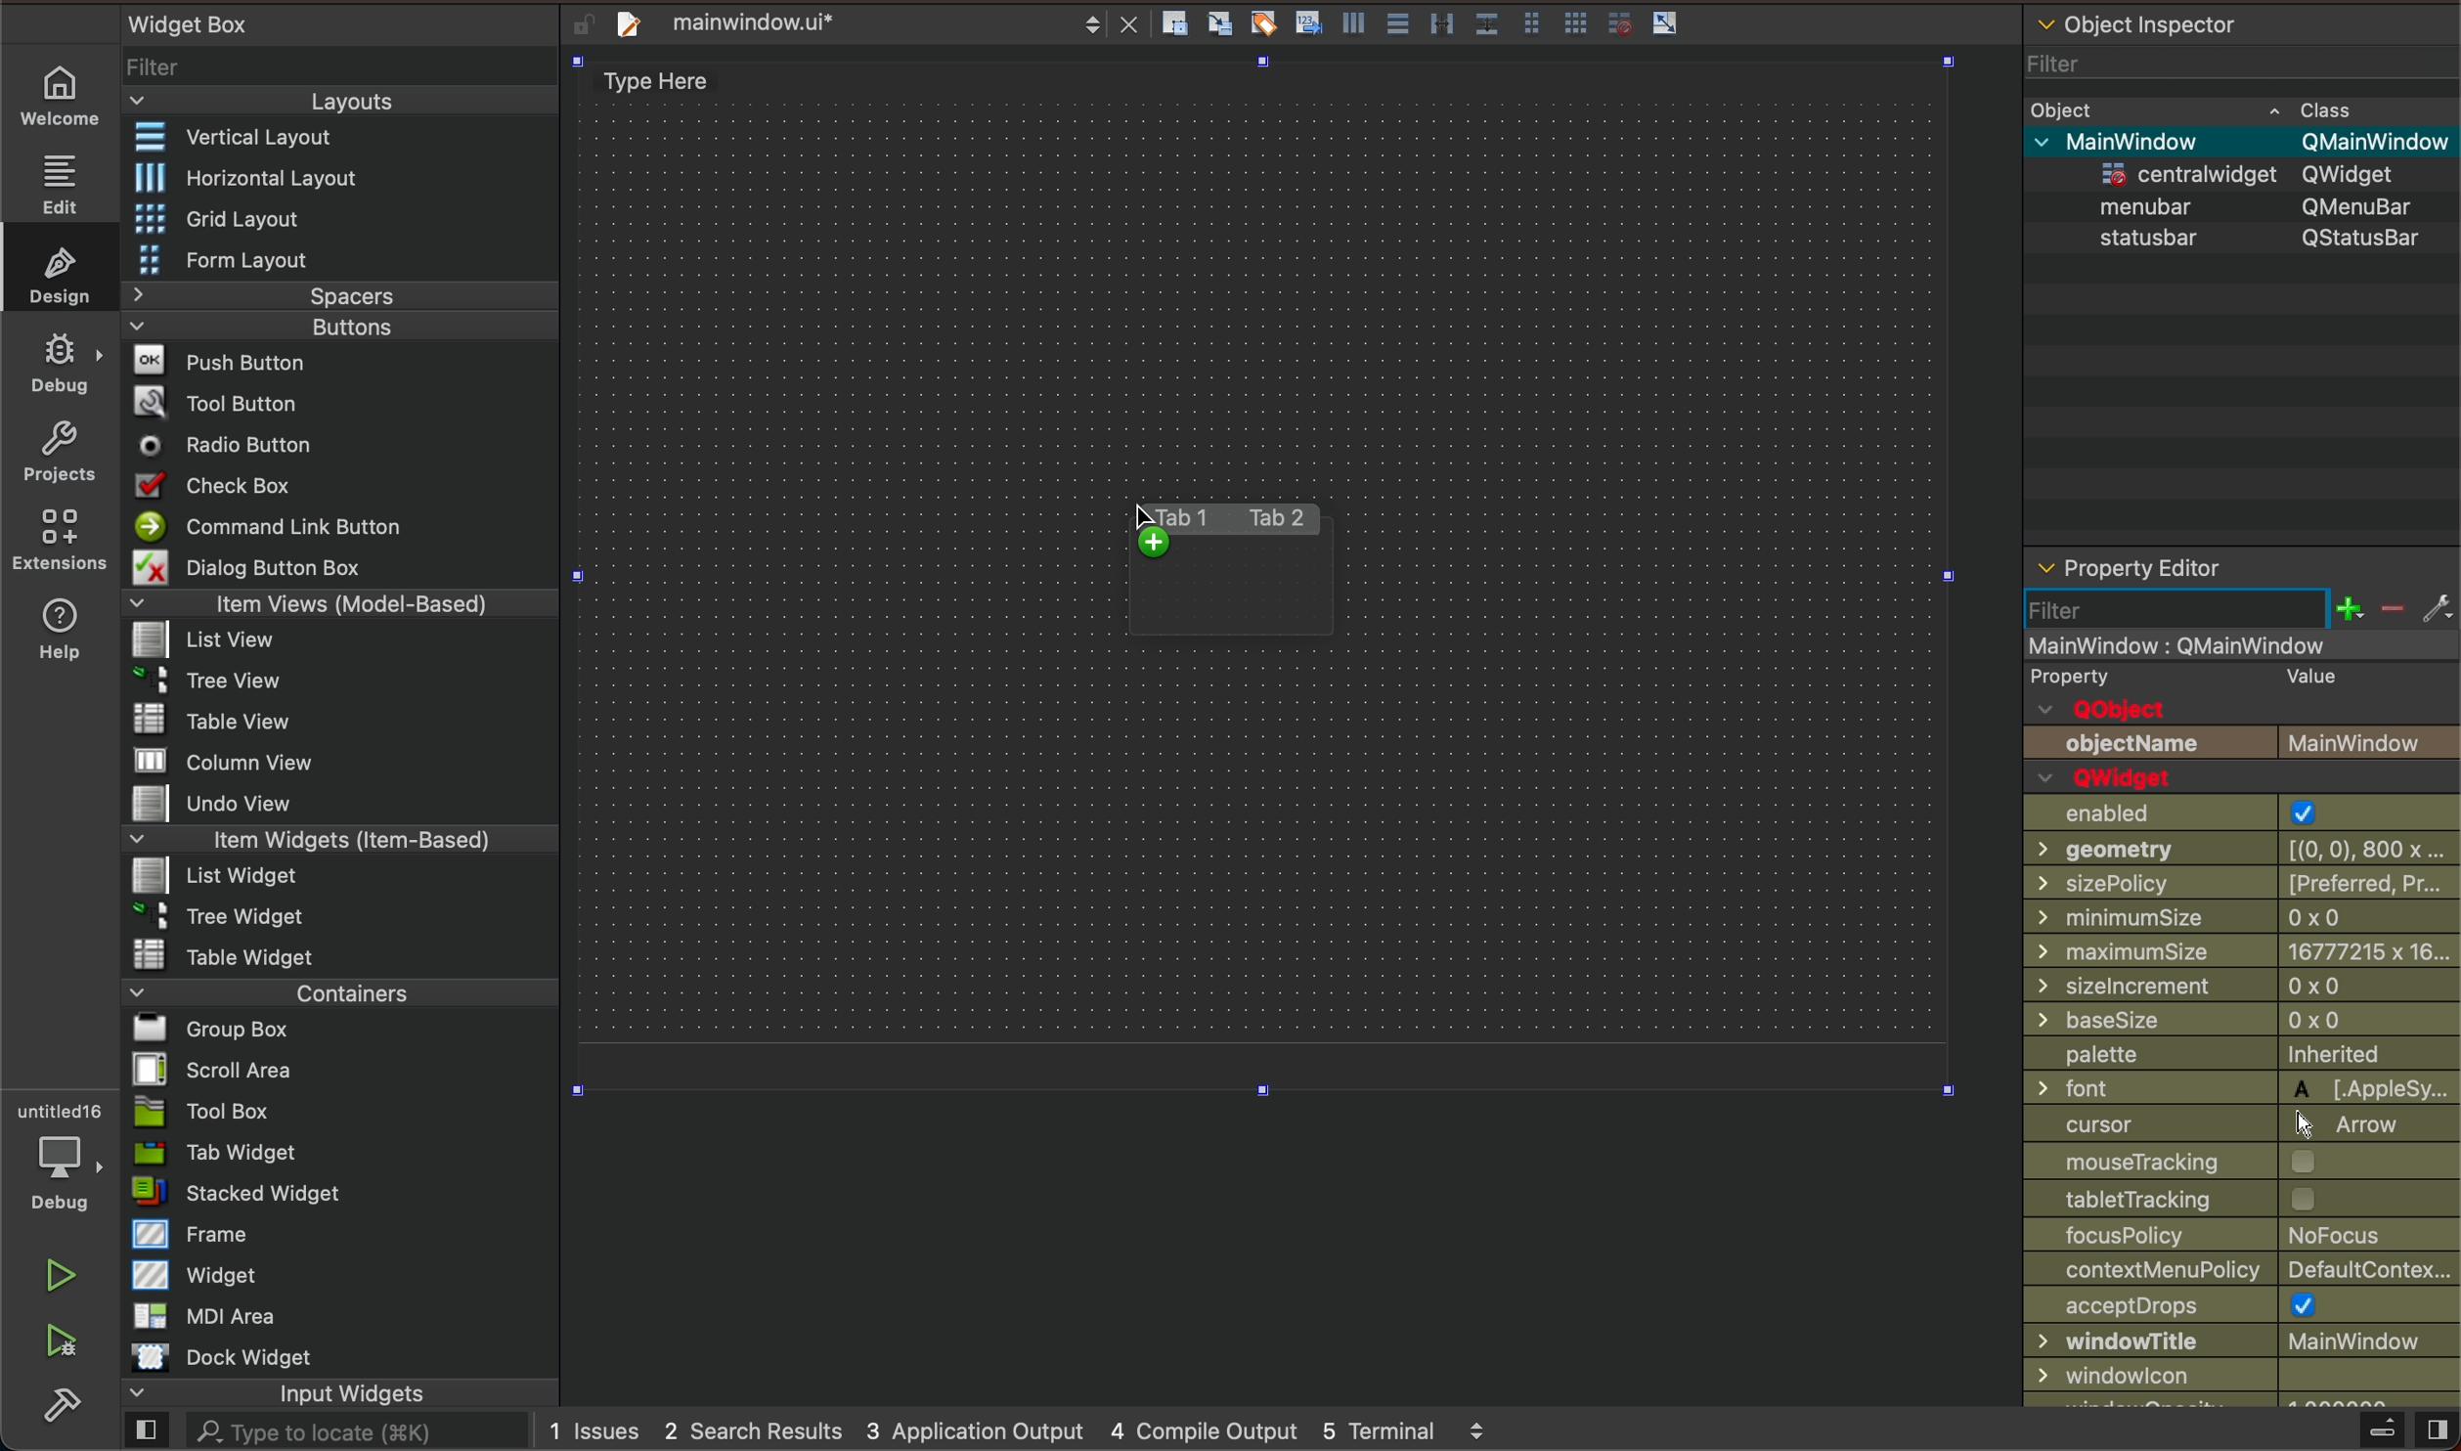 This screenshot has height=1451, width=2461. What do you see at coordinates (221, 1315) in the screenshot?
I see ` MDI Area` at bounding box center [221, 1315].